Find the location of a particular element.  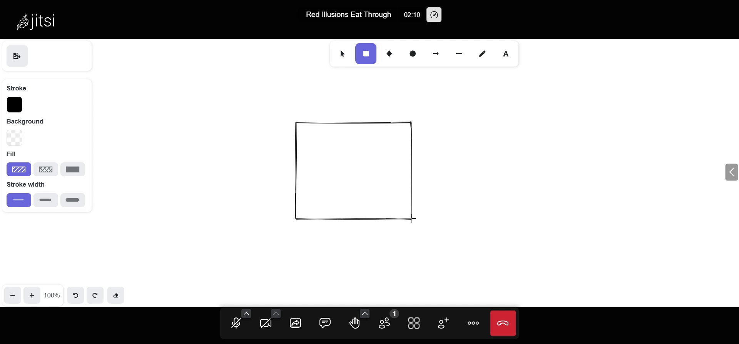

share screen is located at coordinates (296, 323).